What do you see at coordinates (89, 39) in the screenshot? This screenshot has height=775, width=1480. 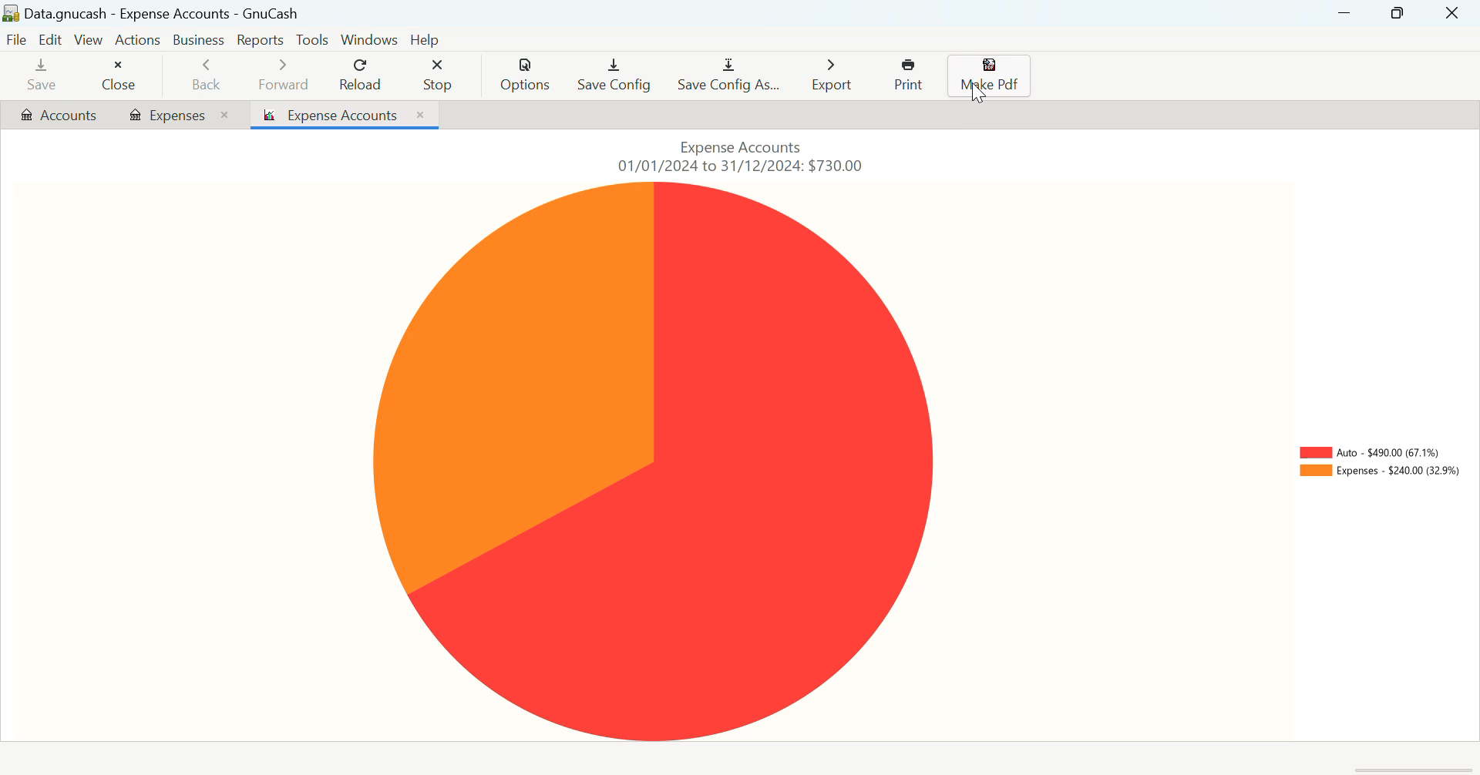 I see `View` at bounding box center [89, 39].